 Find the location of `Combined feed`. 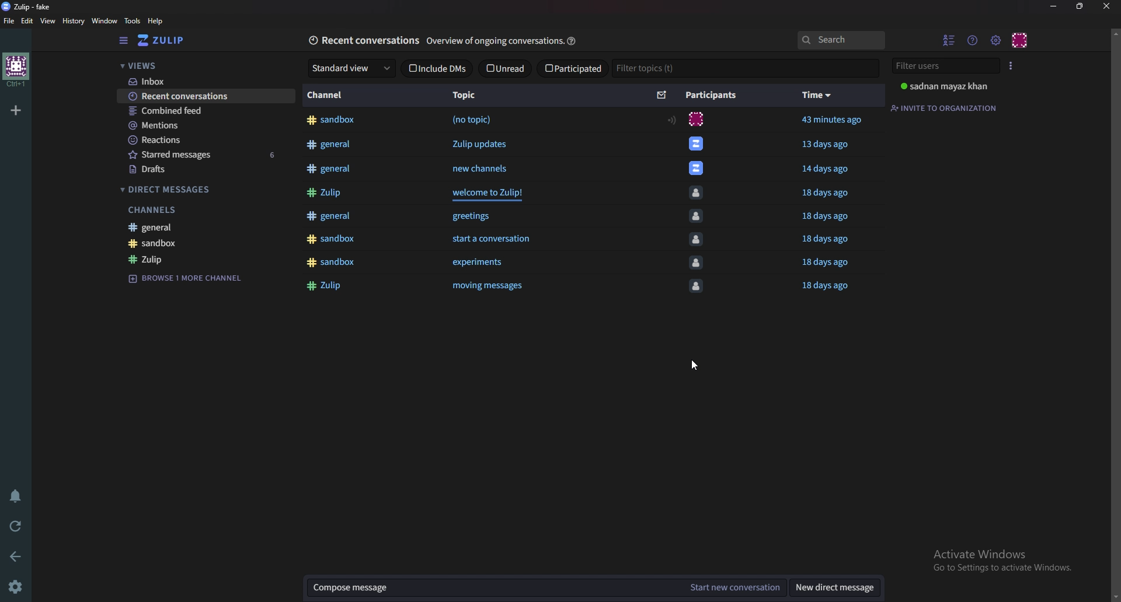

Combined feed is located at coordinates (207, 111).